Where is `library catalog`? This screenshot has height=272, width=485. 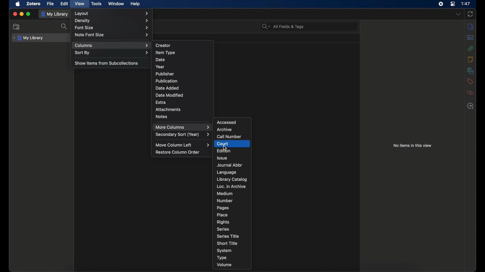
library catalog is located at coordinates (231, 179).